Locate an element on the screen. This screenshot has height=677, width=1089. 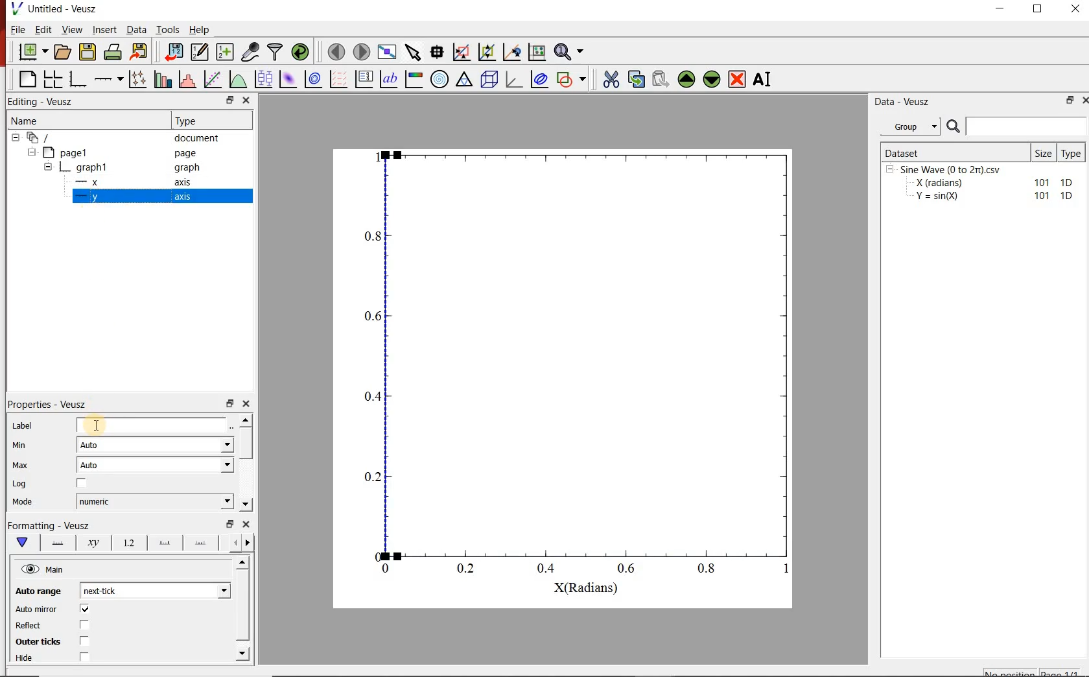
@ main is located at coordinates (42, 570).